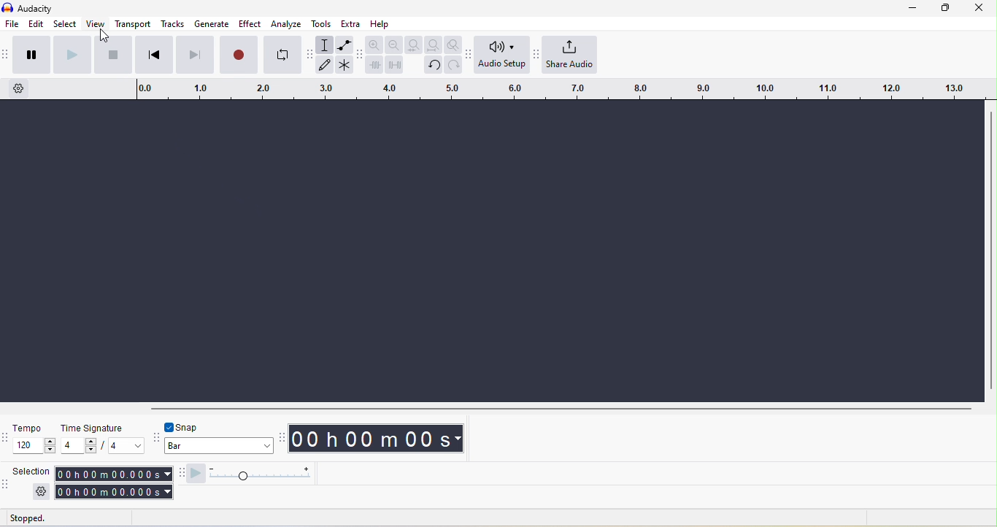 The width and height of the screenshot is (997, 527). I want to click on undo, so click(434, 66).